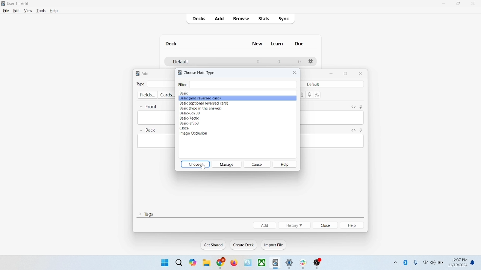 The width and height of the screenshot is (481, 270). What do you see at coordinates (353, 130) in the screenshot?
I see `HTML editor` at bounding box center [353, 130].